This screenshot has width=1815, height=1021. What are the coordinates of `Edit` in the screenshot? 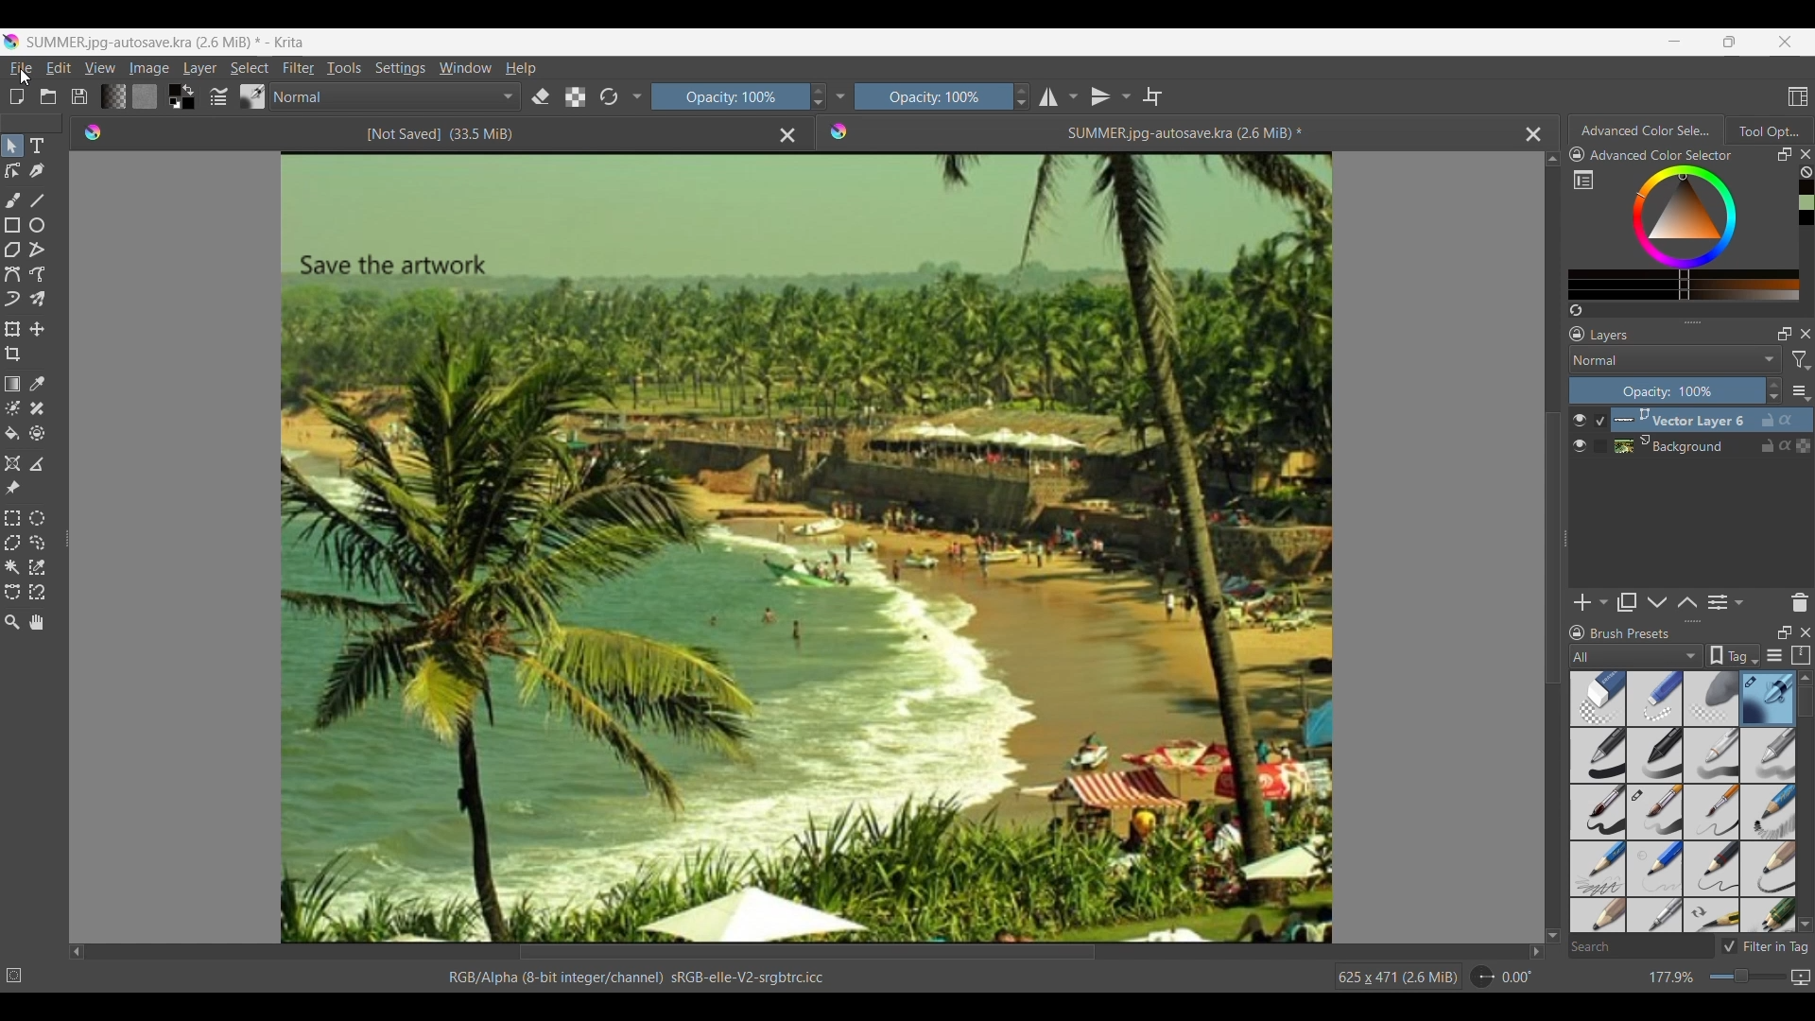 It's located at (59, 67).